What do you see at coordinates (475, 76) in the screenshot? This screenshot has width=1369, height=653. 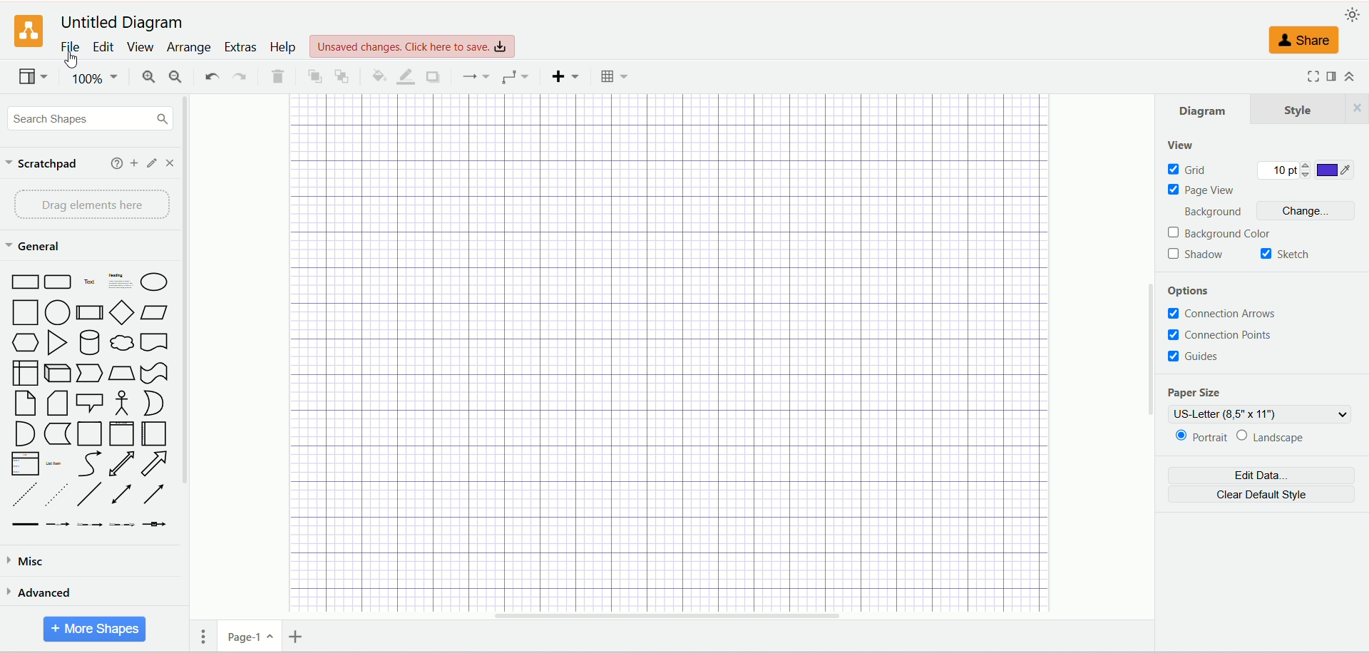 I see `waypoint` at bounding box center [475, 76].